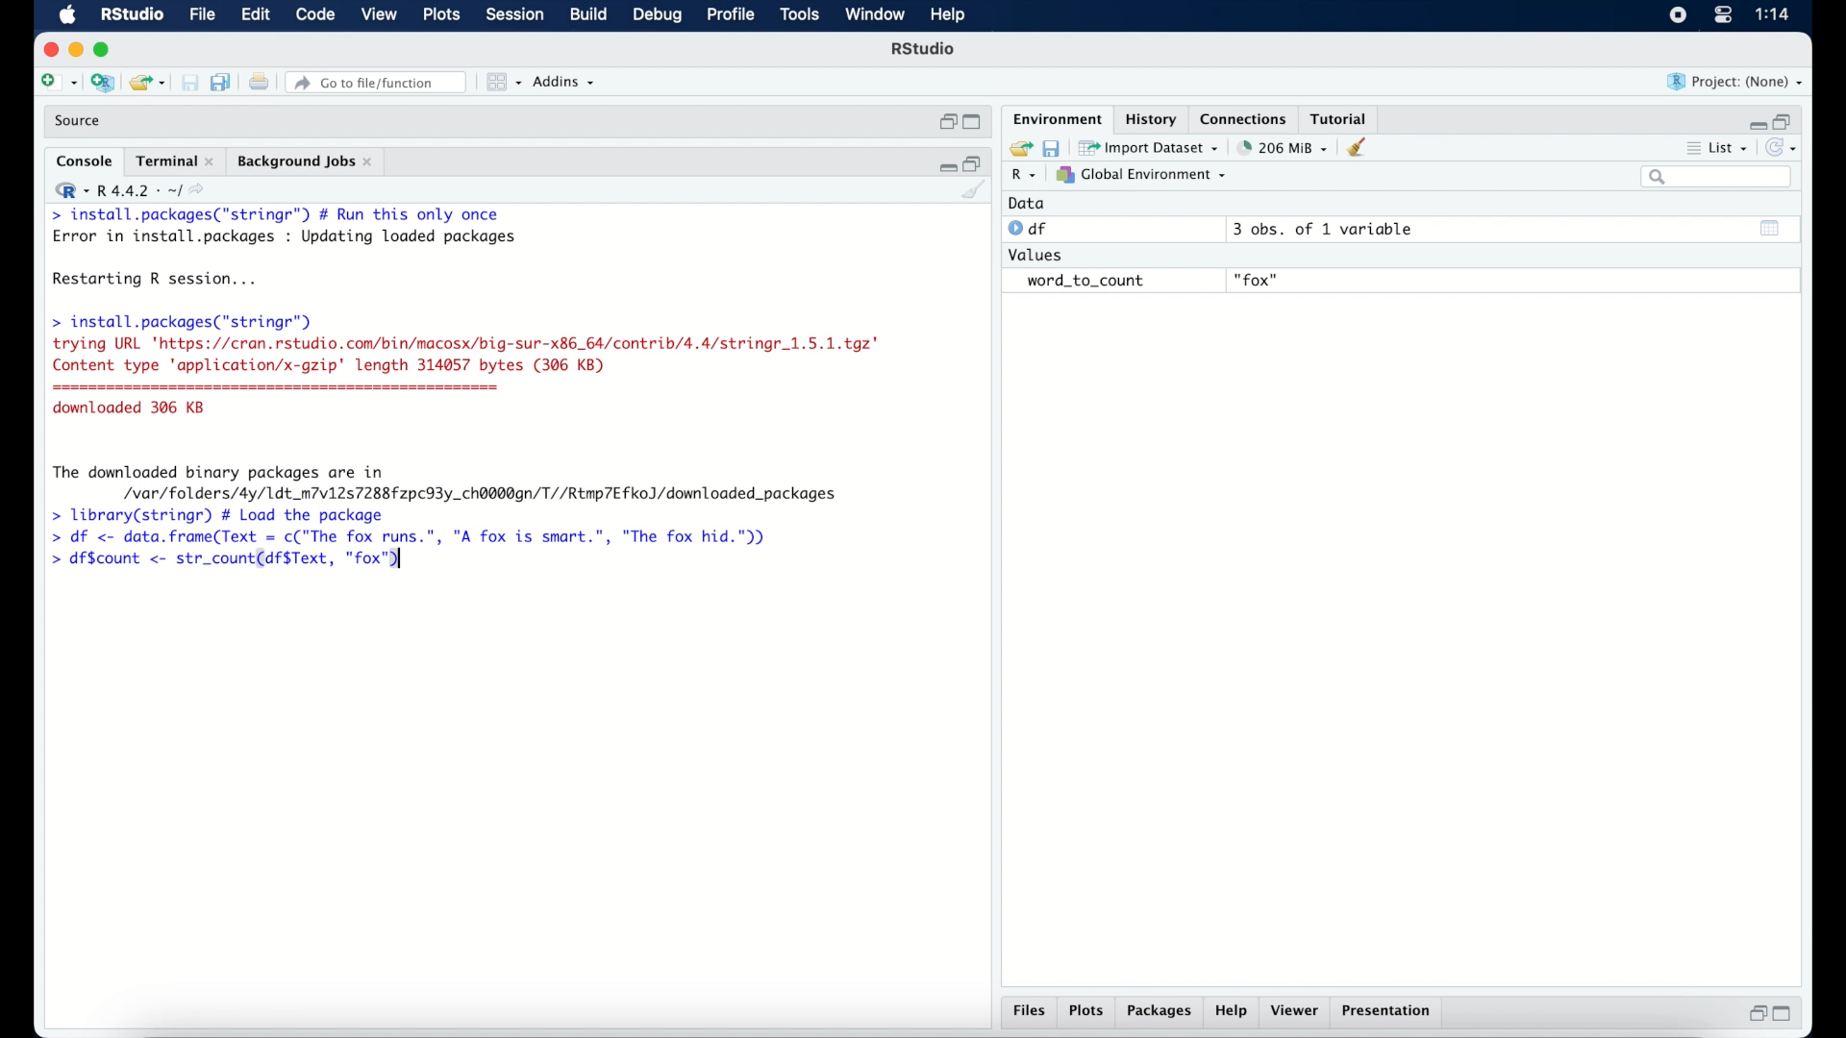 The height and width of the screenshot is (1038, 1846). I want to click on environment, so click(1056, 117).